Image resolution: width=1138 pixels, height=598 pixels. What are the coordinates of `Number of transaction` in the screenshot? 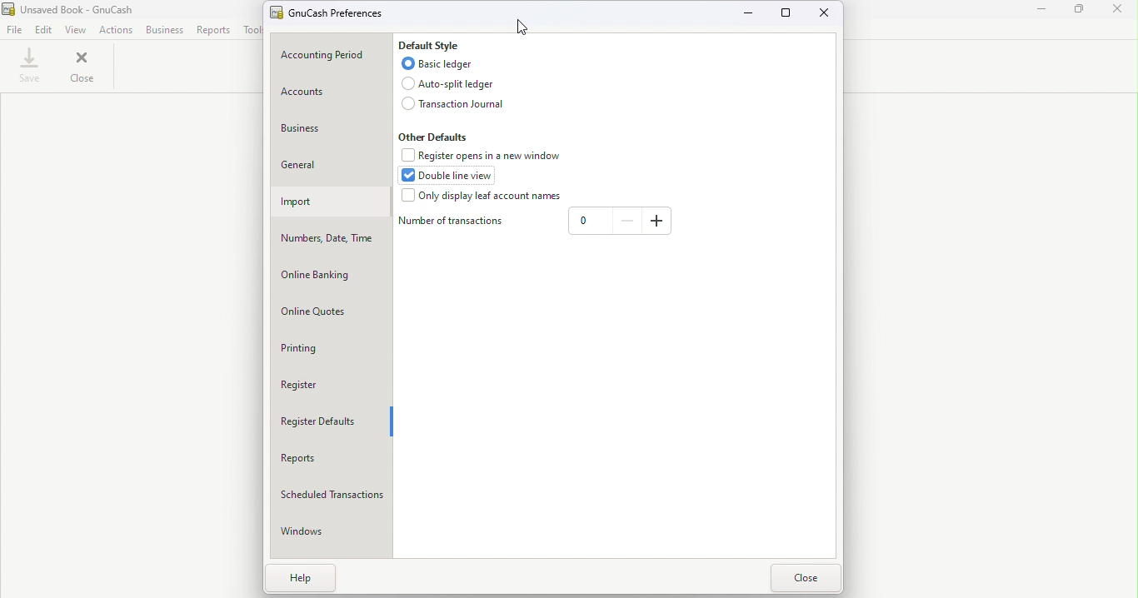 It's located at (452, 222).